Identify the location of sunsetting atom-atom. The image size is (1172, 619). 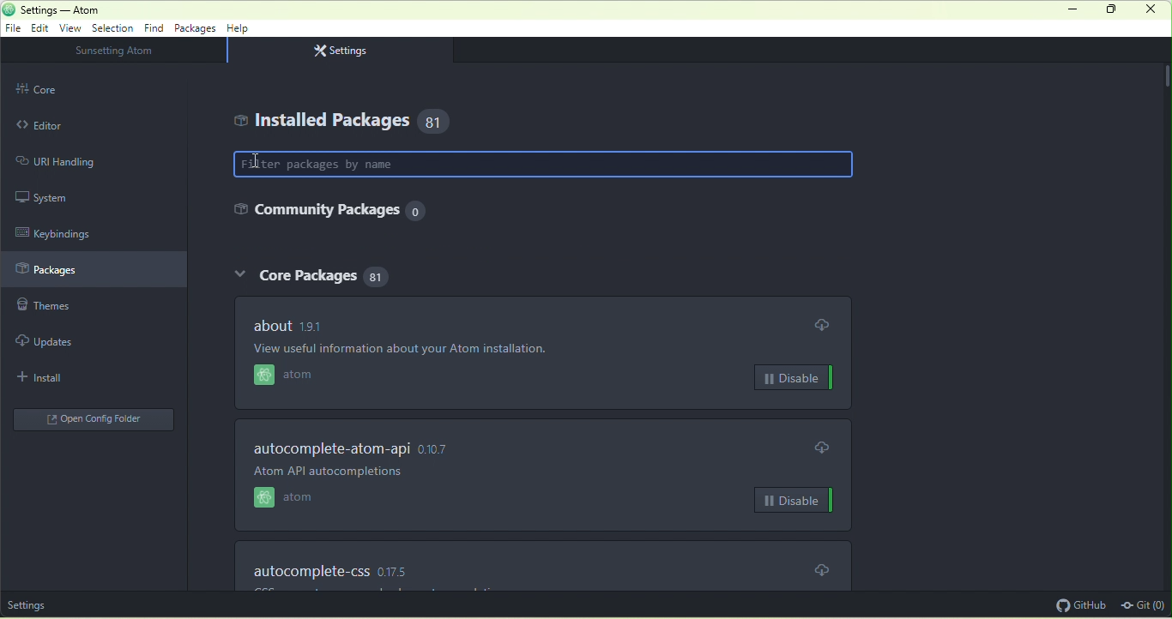
(115, 11).